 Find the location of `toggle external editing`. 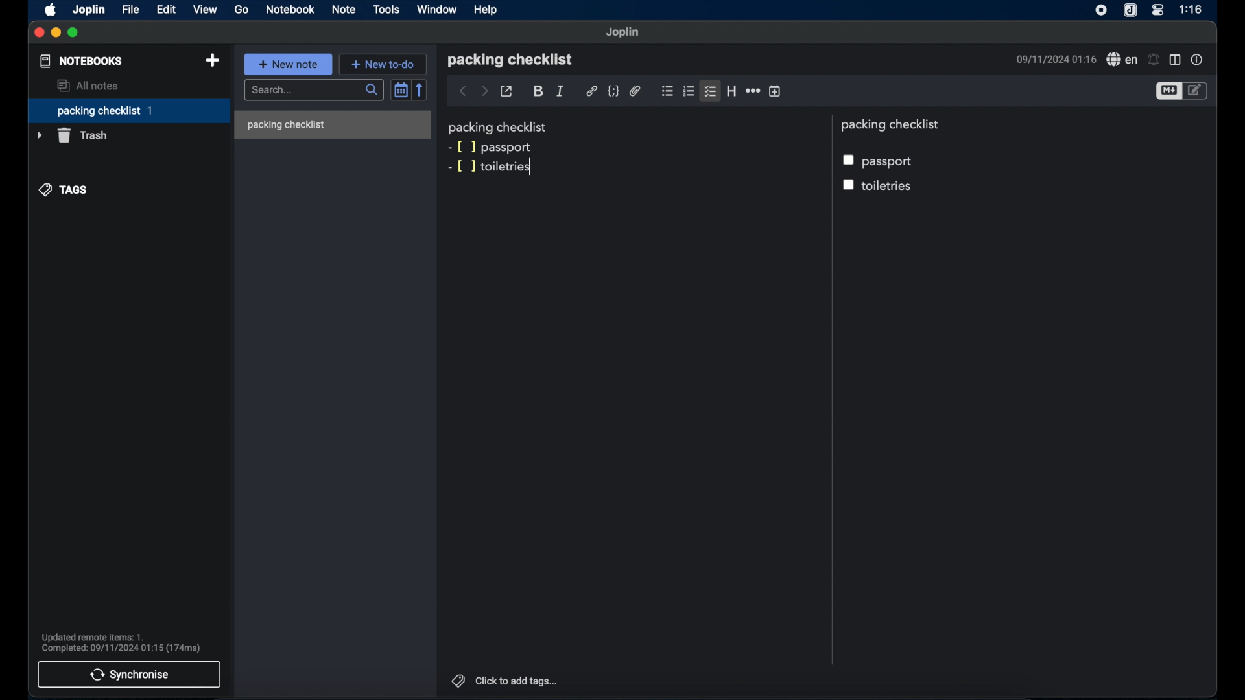

toggle external editing is located at coordinates (507, 91).